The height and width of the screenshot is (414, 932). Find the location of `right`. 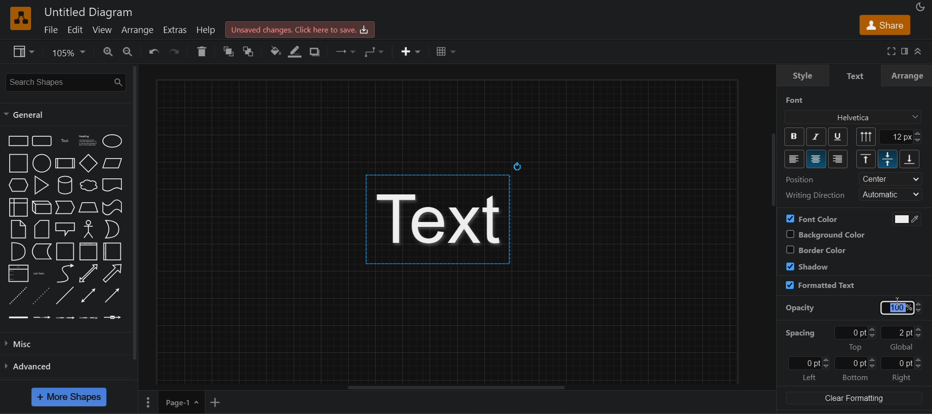

right is located at coordinates (902, 378).